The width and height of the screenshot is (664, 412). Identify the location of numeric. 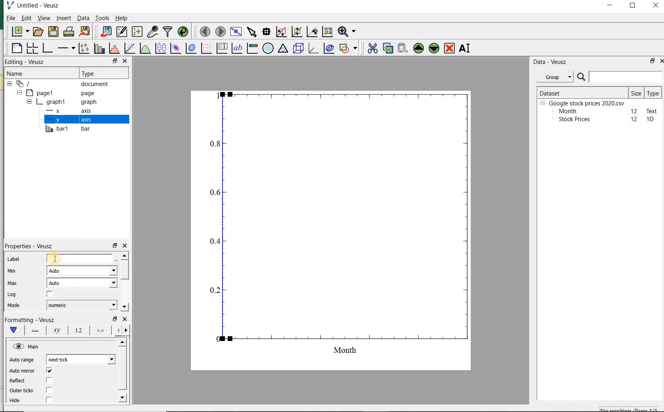
(81, 305).